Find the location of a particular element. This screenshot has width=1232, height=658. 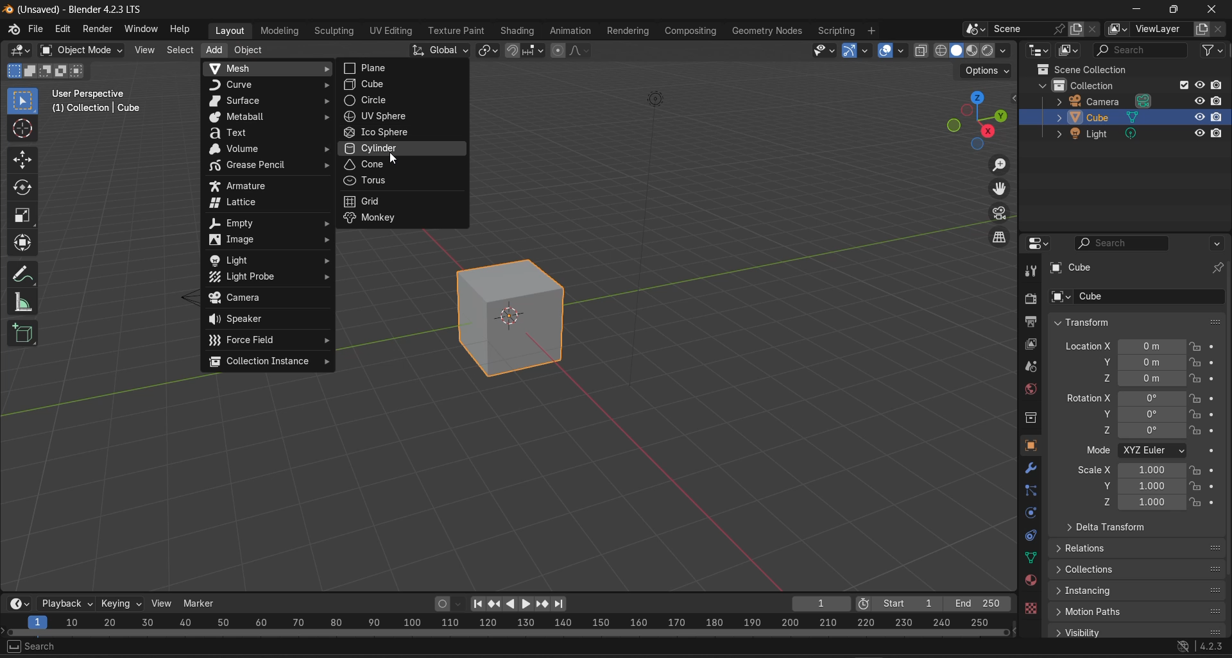

geometry nodes is located at coordinates (767, 29).